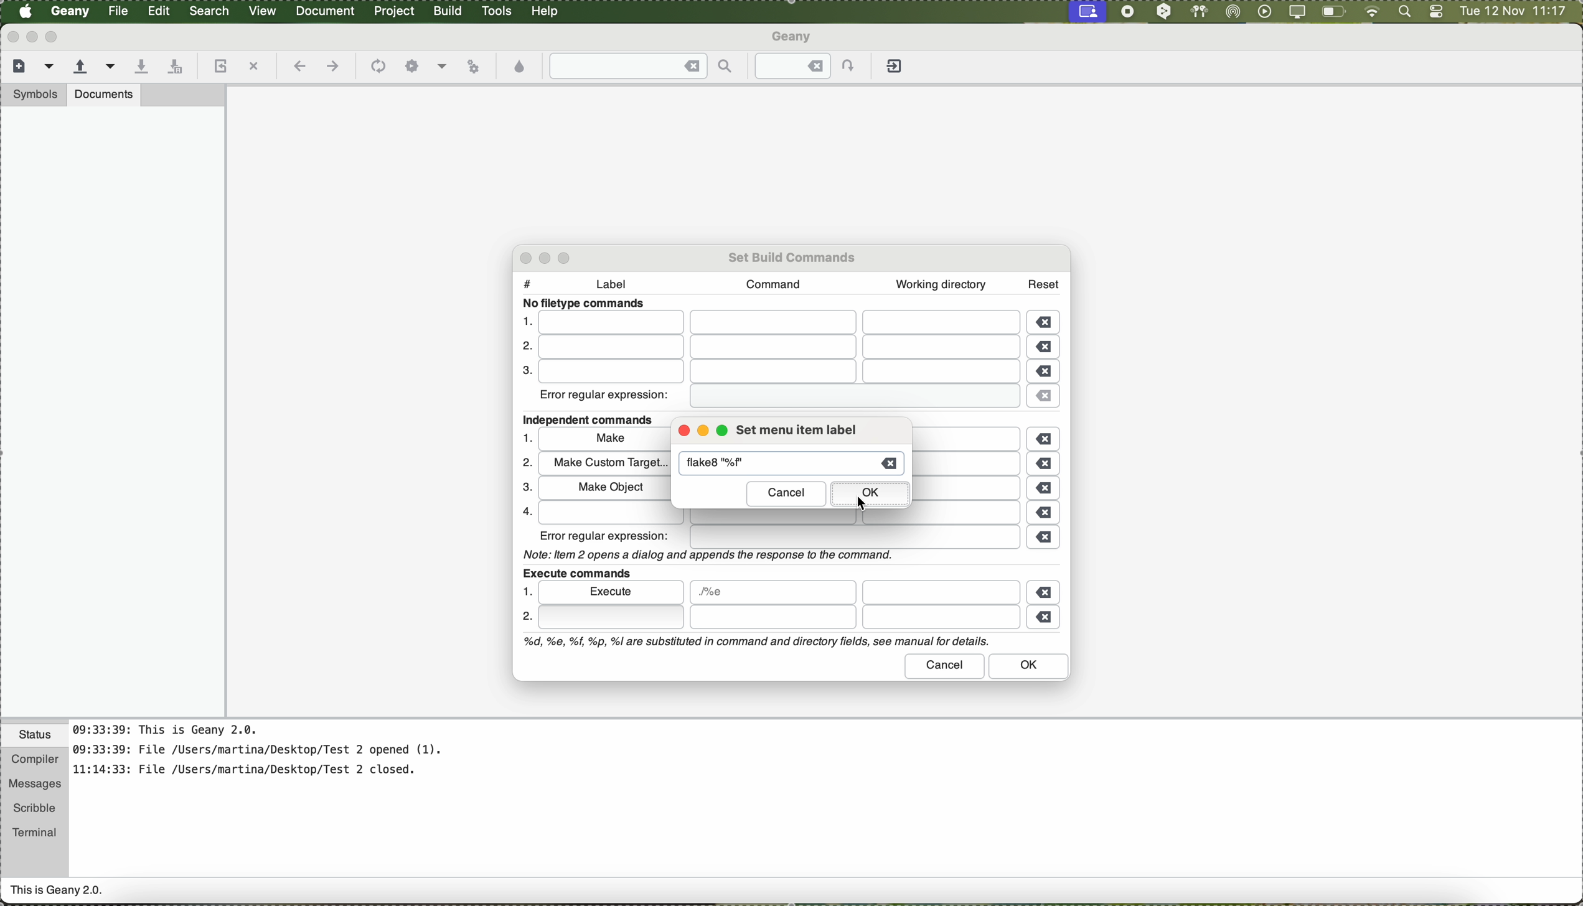 This screenshot has width=1583, height=906. Describe the element at coordinates (524, 488) in the screenshot. I see `3` at that location.